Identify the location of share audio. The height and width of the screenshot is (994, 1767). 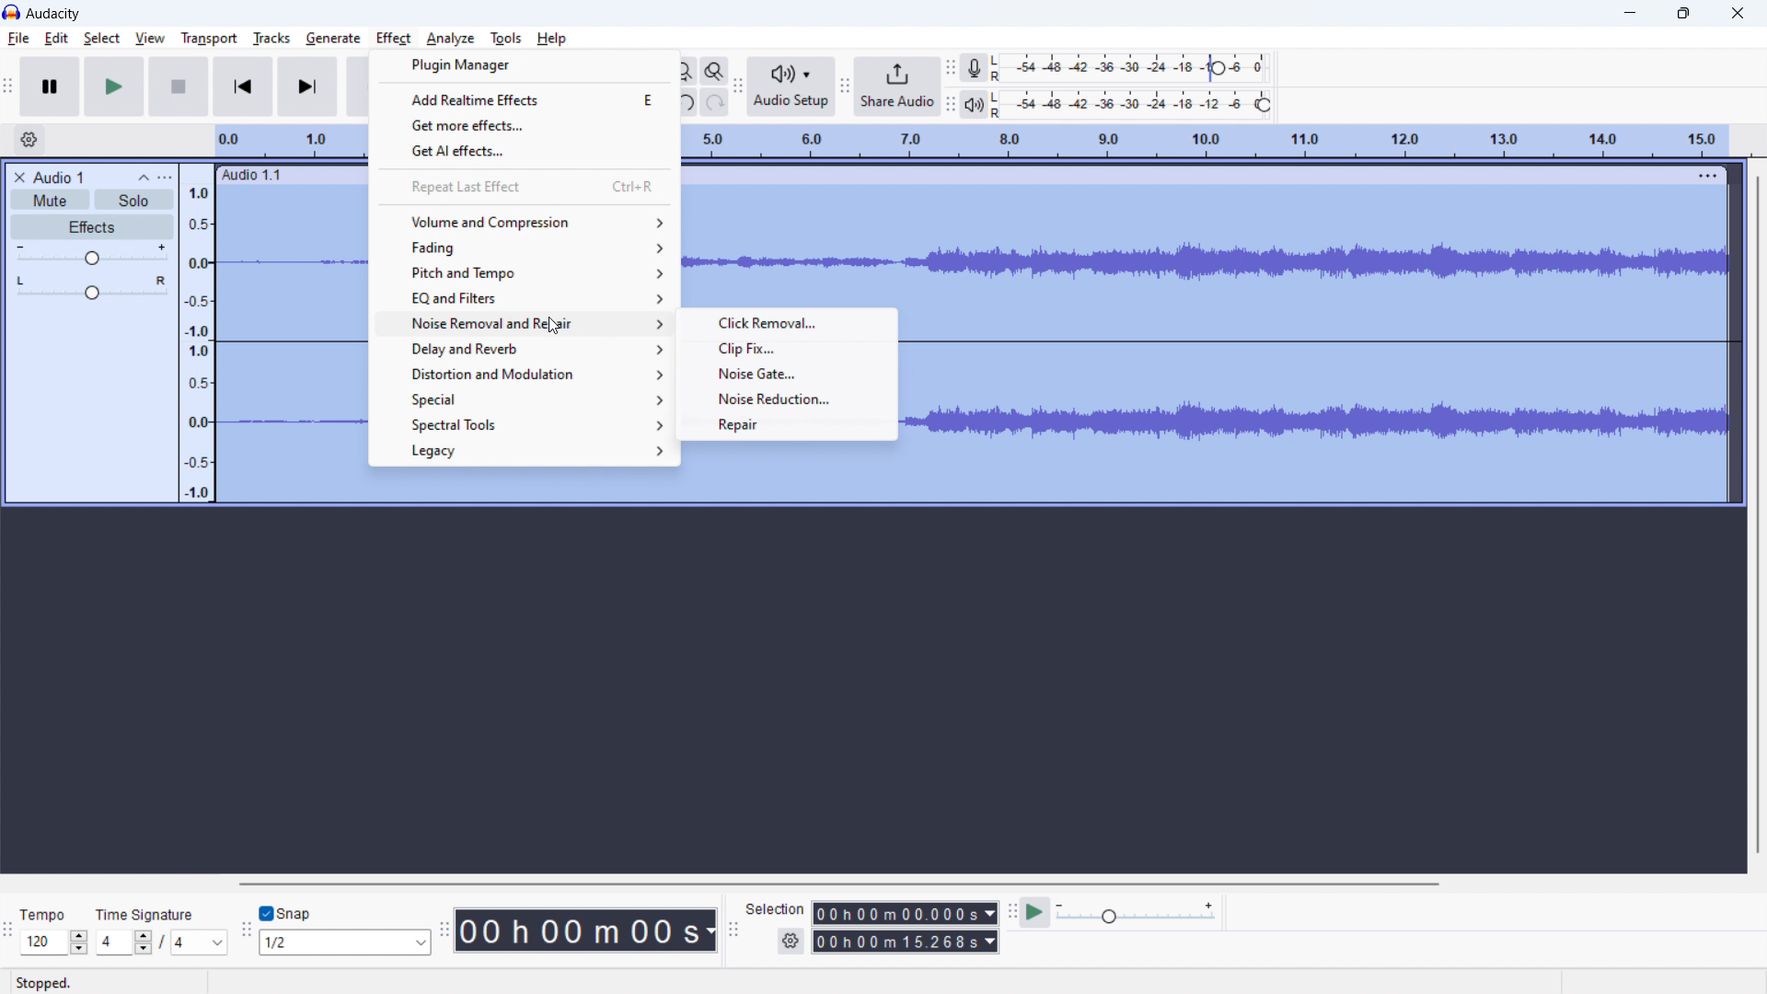
(897, 87).